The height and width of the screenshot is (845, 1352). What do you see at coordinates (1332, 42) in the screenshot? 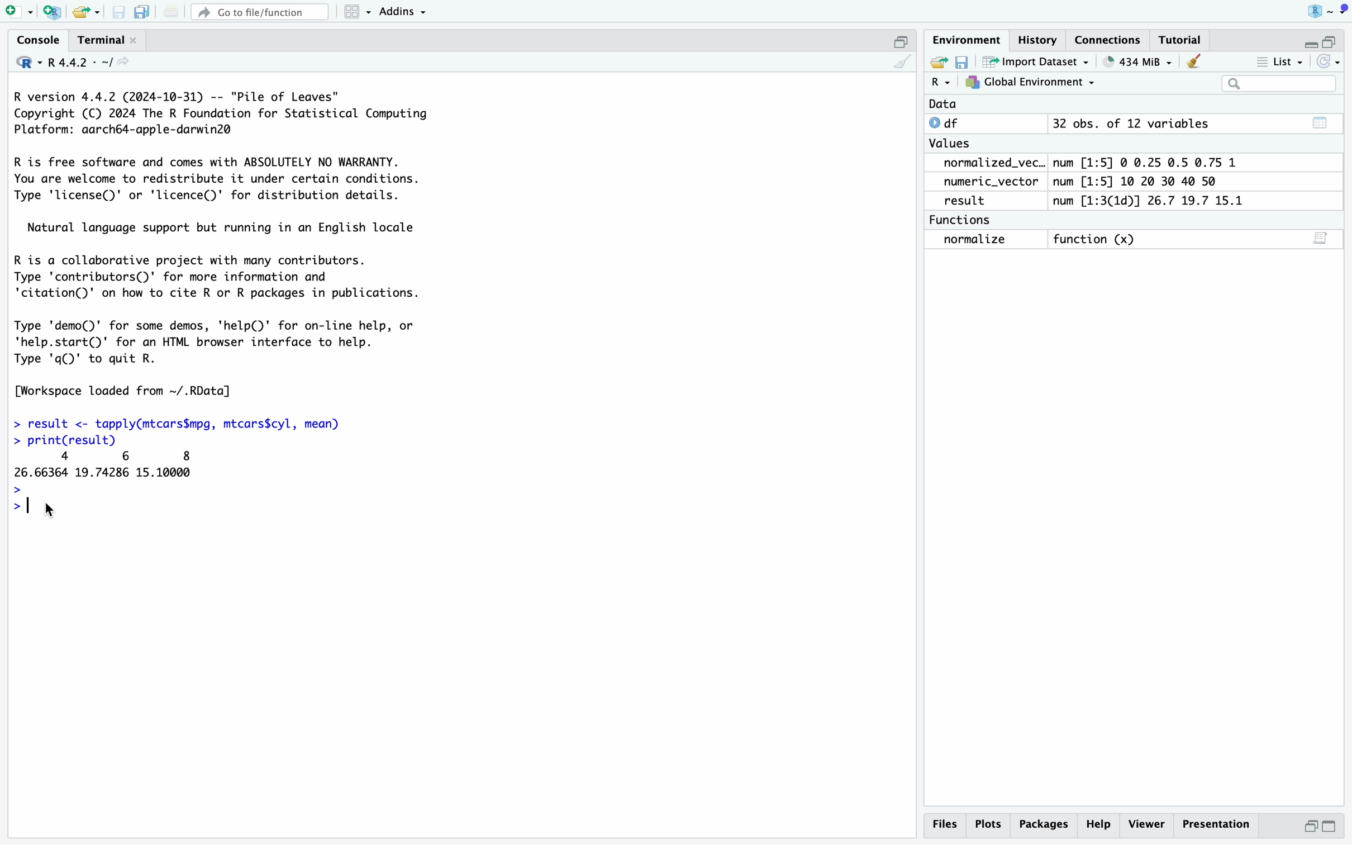
I see `Half height` at bounding box center [1332, 42].